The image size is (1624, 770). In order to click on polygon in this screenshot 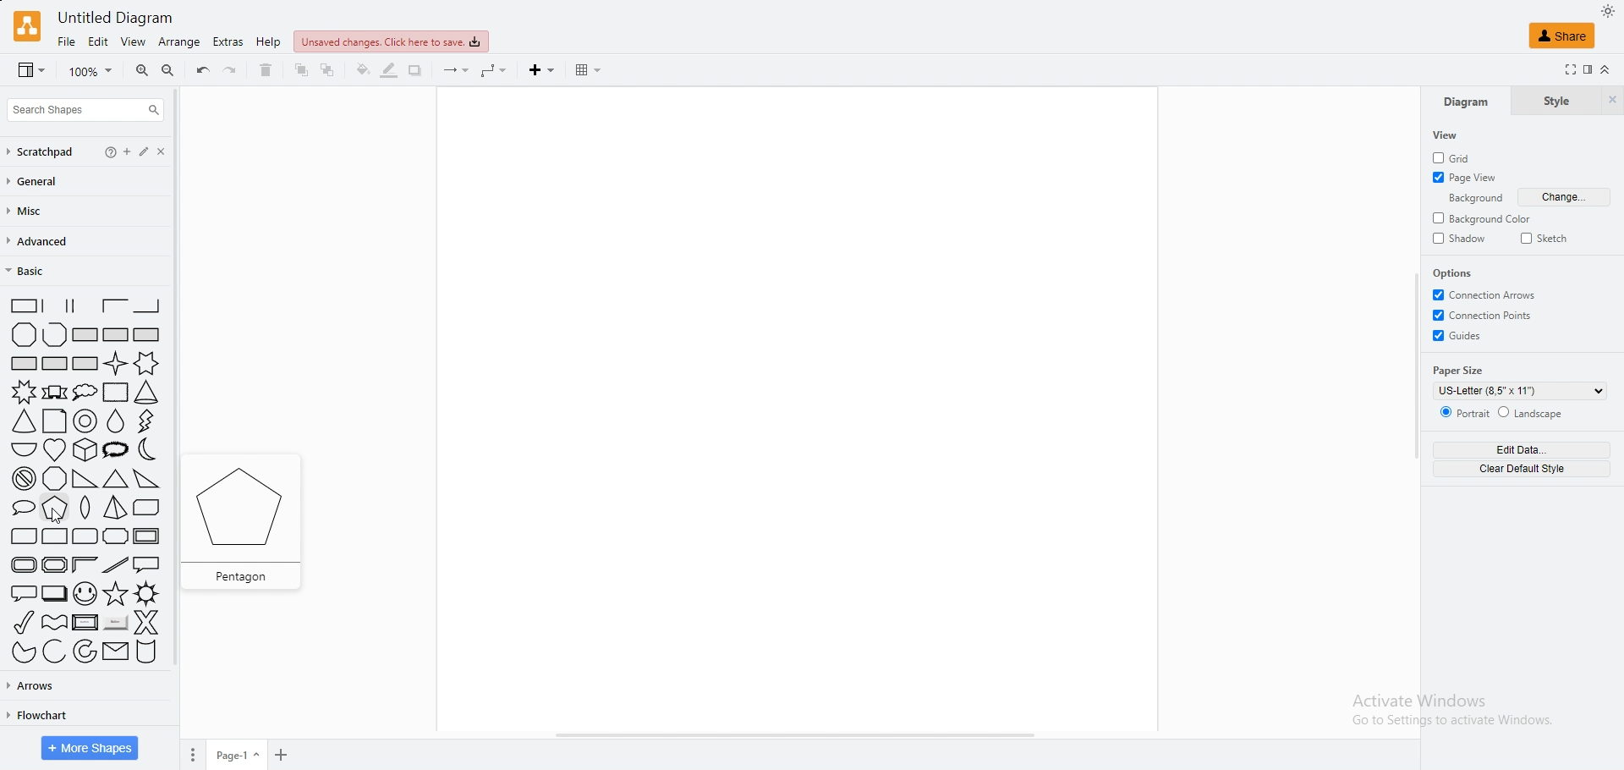, I will do `click(25, 334)`.